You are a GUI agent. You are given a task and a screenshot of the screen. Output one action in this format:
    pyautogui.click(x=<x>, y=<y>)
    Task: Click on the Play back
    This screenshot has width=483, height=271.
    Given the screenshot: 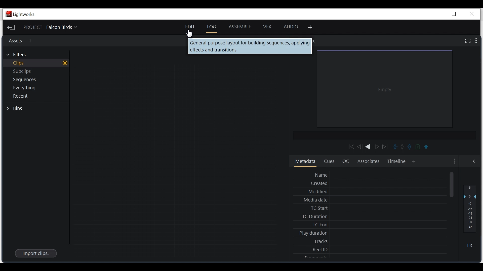 What is the action you would take?
    pyautogui.click(x=349, y=147)
    